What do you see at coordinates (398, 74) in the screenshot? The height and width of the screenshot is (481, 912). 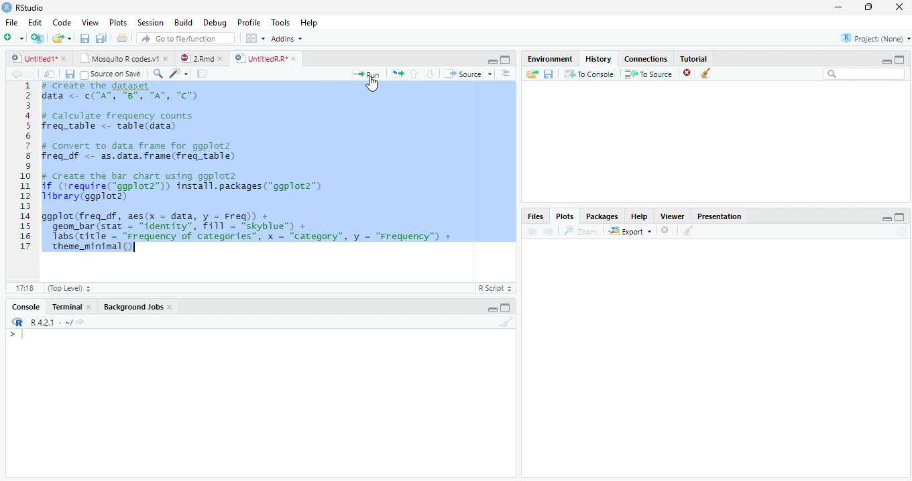 I see `Pages` at bounding box center [398, 74].